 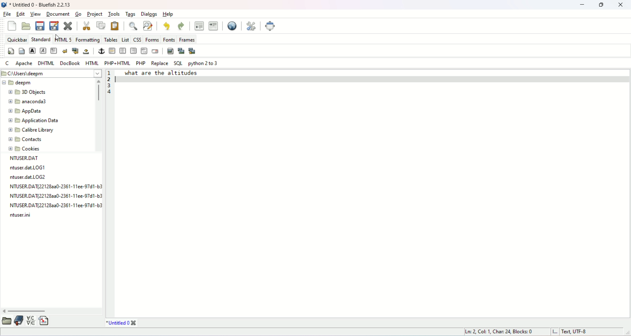 What do you see at coordinates (251, 25) in the screenshot?
I see `edit preferences` at bounding box center [251, 25].